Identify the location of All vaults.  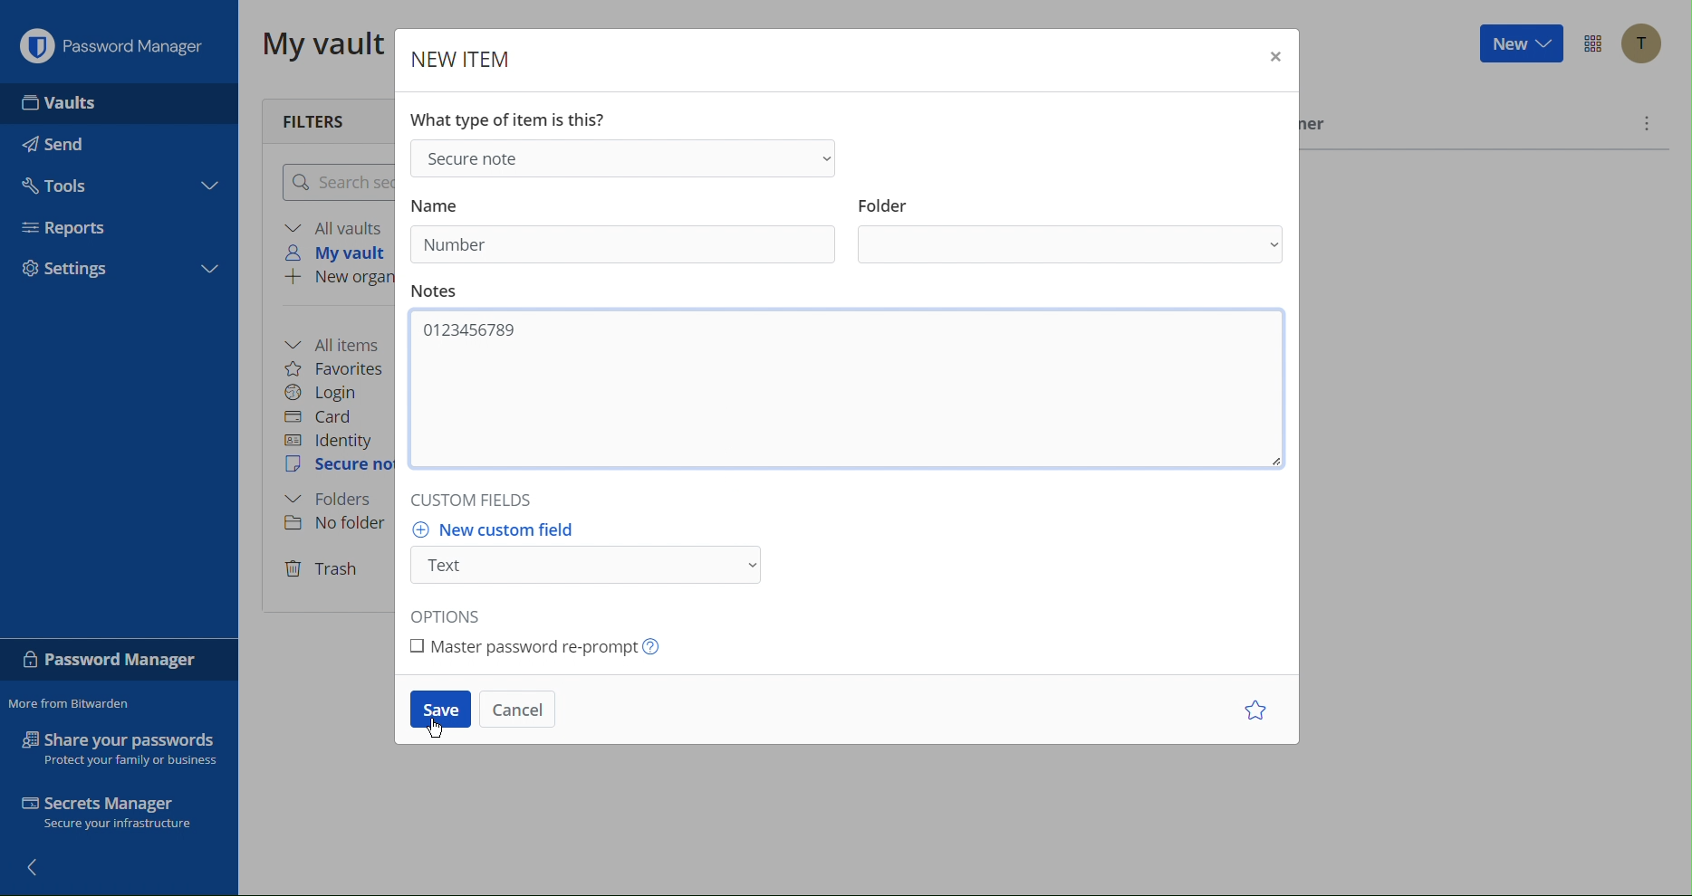
(334, 227).